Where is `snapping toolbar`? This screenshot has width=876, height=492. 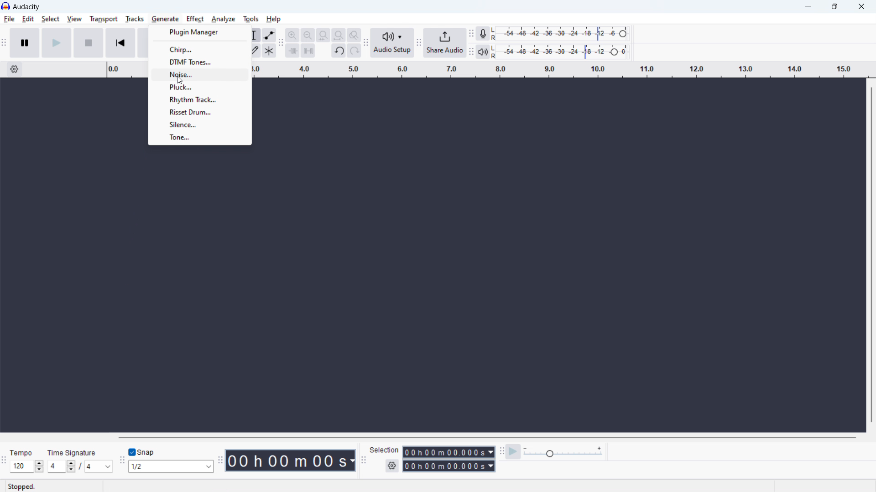
snapping toolbar is located at coordinates (123, 461).